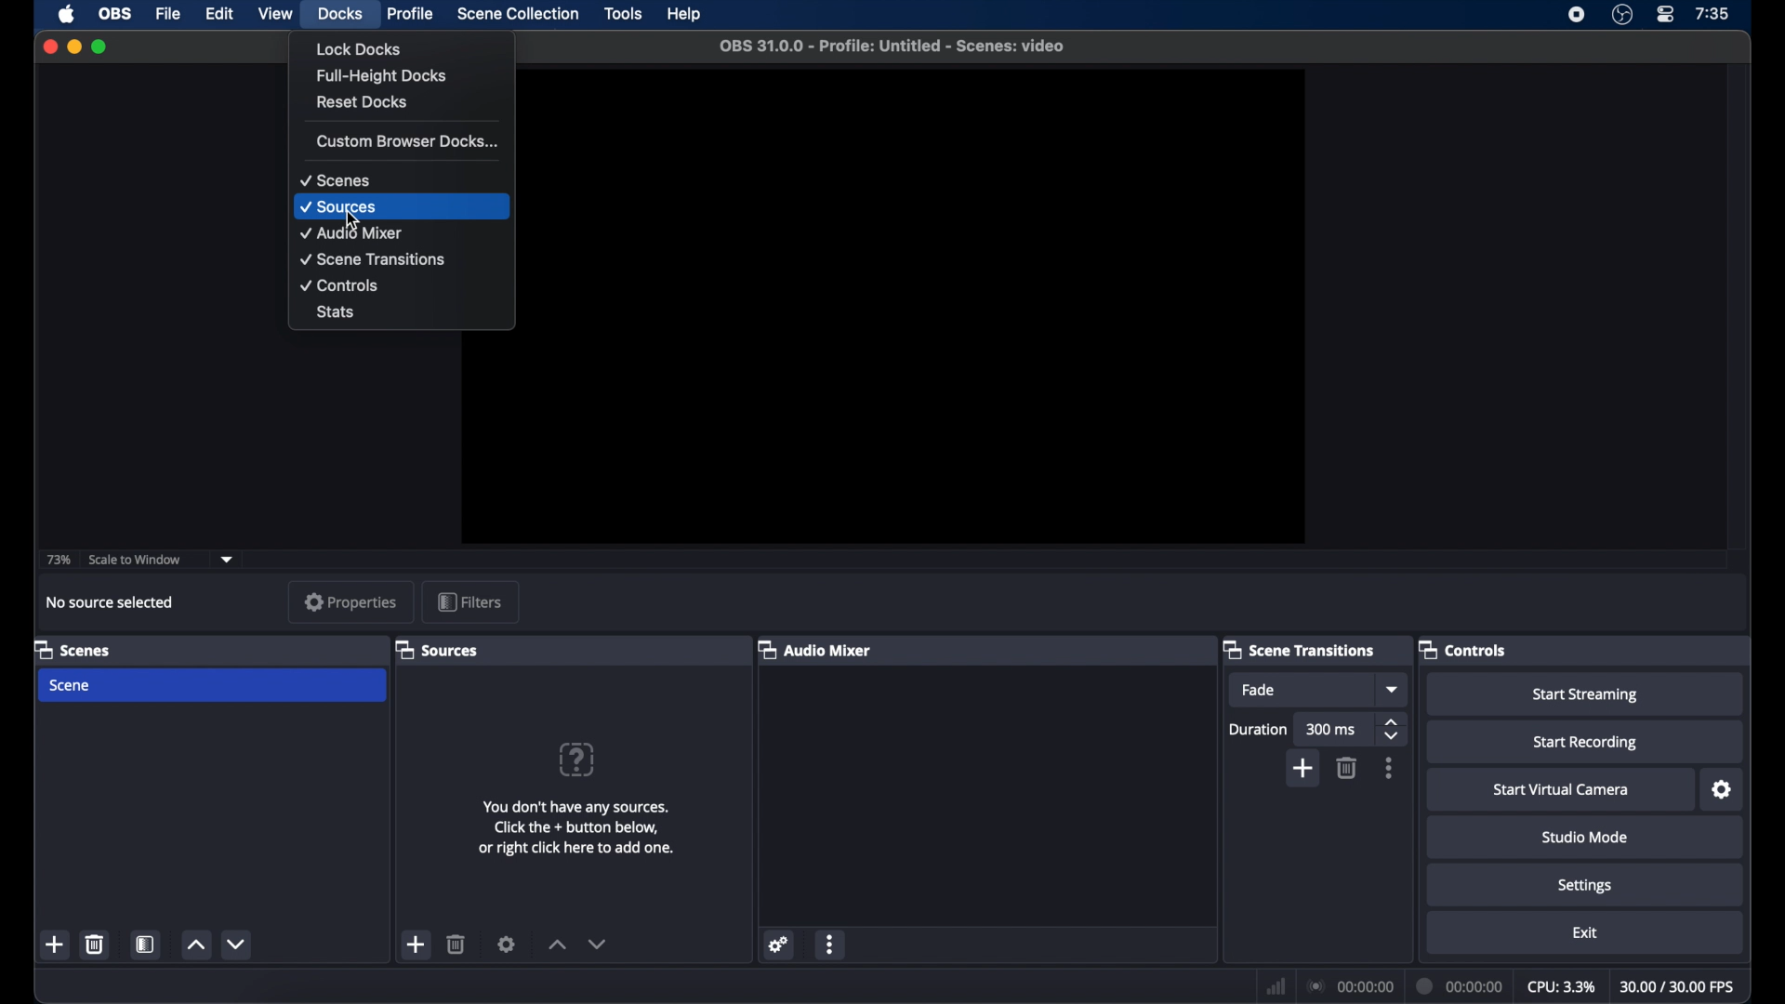 The width and height of the screenshot is (1785, 1004). I want to click on 7.35, so click(1712, 15).